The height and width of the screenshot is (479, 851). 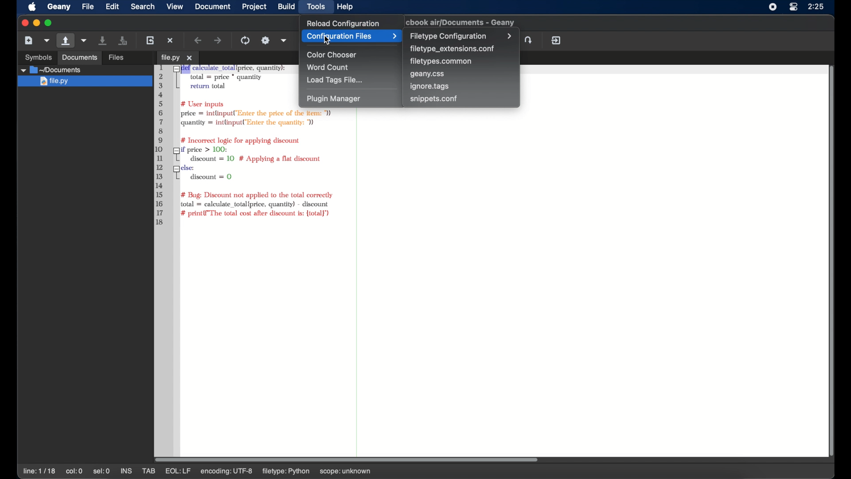 What do you see at coordinates (83, 82) in the screenshot?
I see `file.py highlighted` at bounding box center [83, 82].